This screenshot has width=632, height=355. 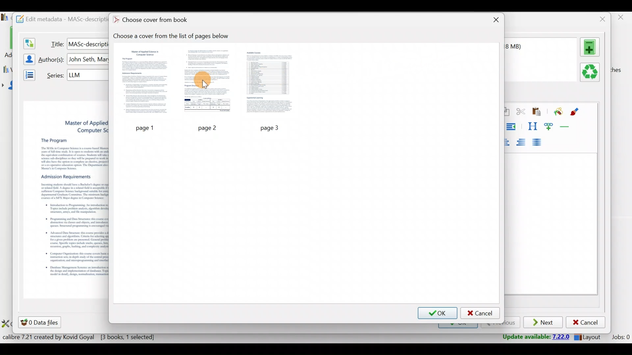 I want to click on Close, so click(x=495, y=21).